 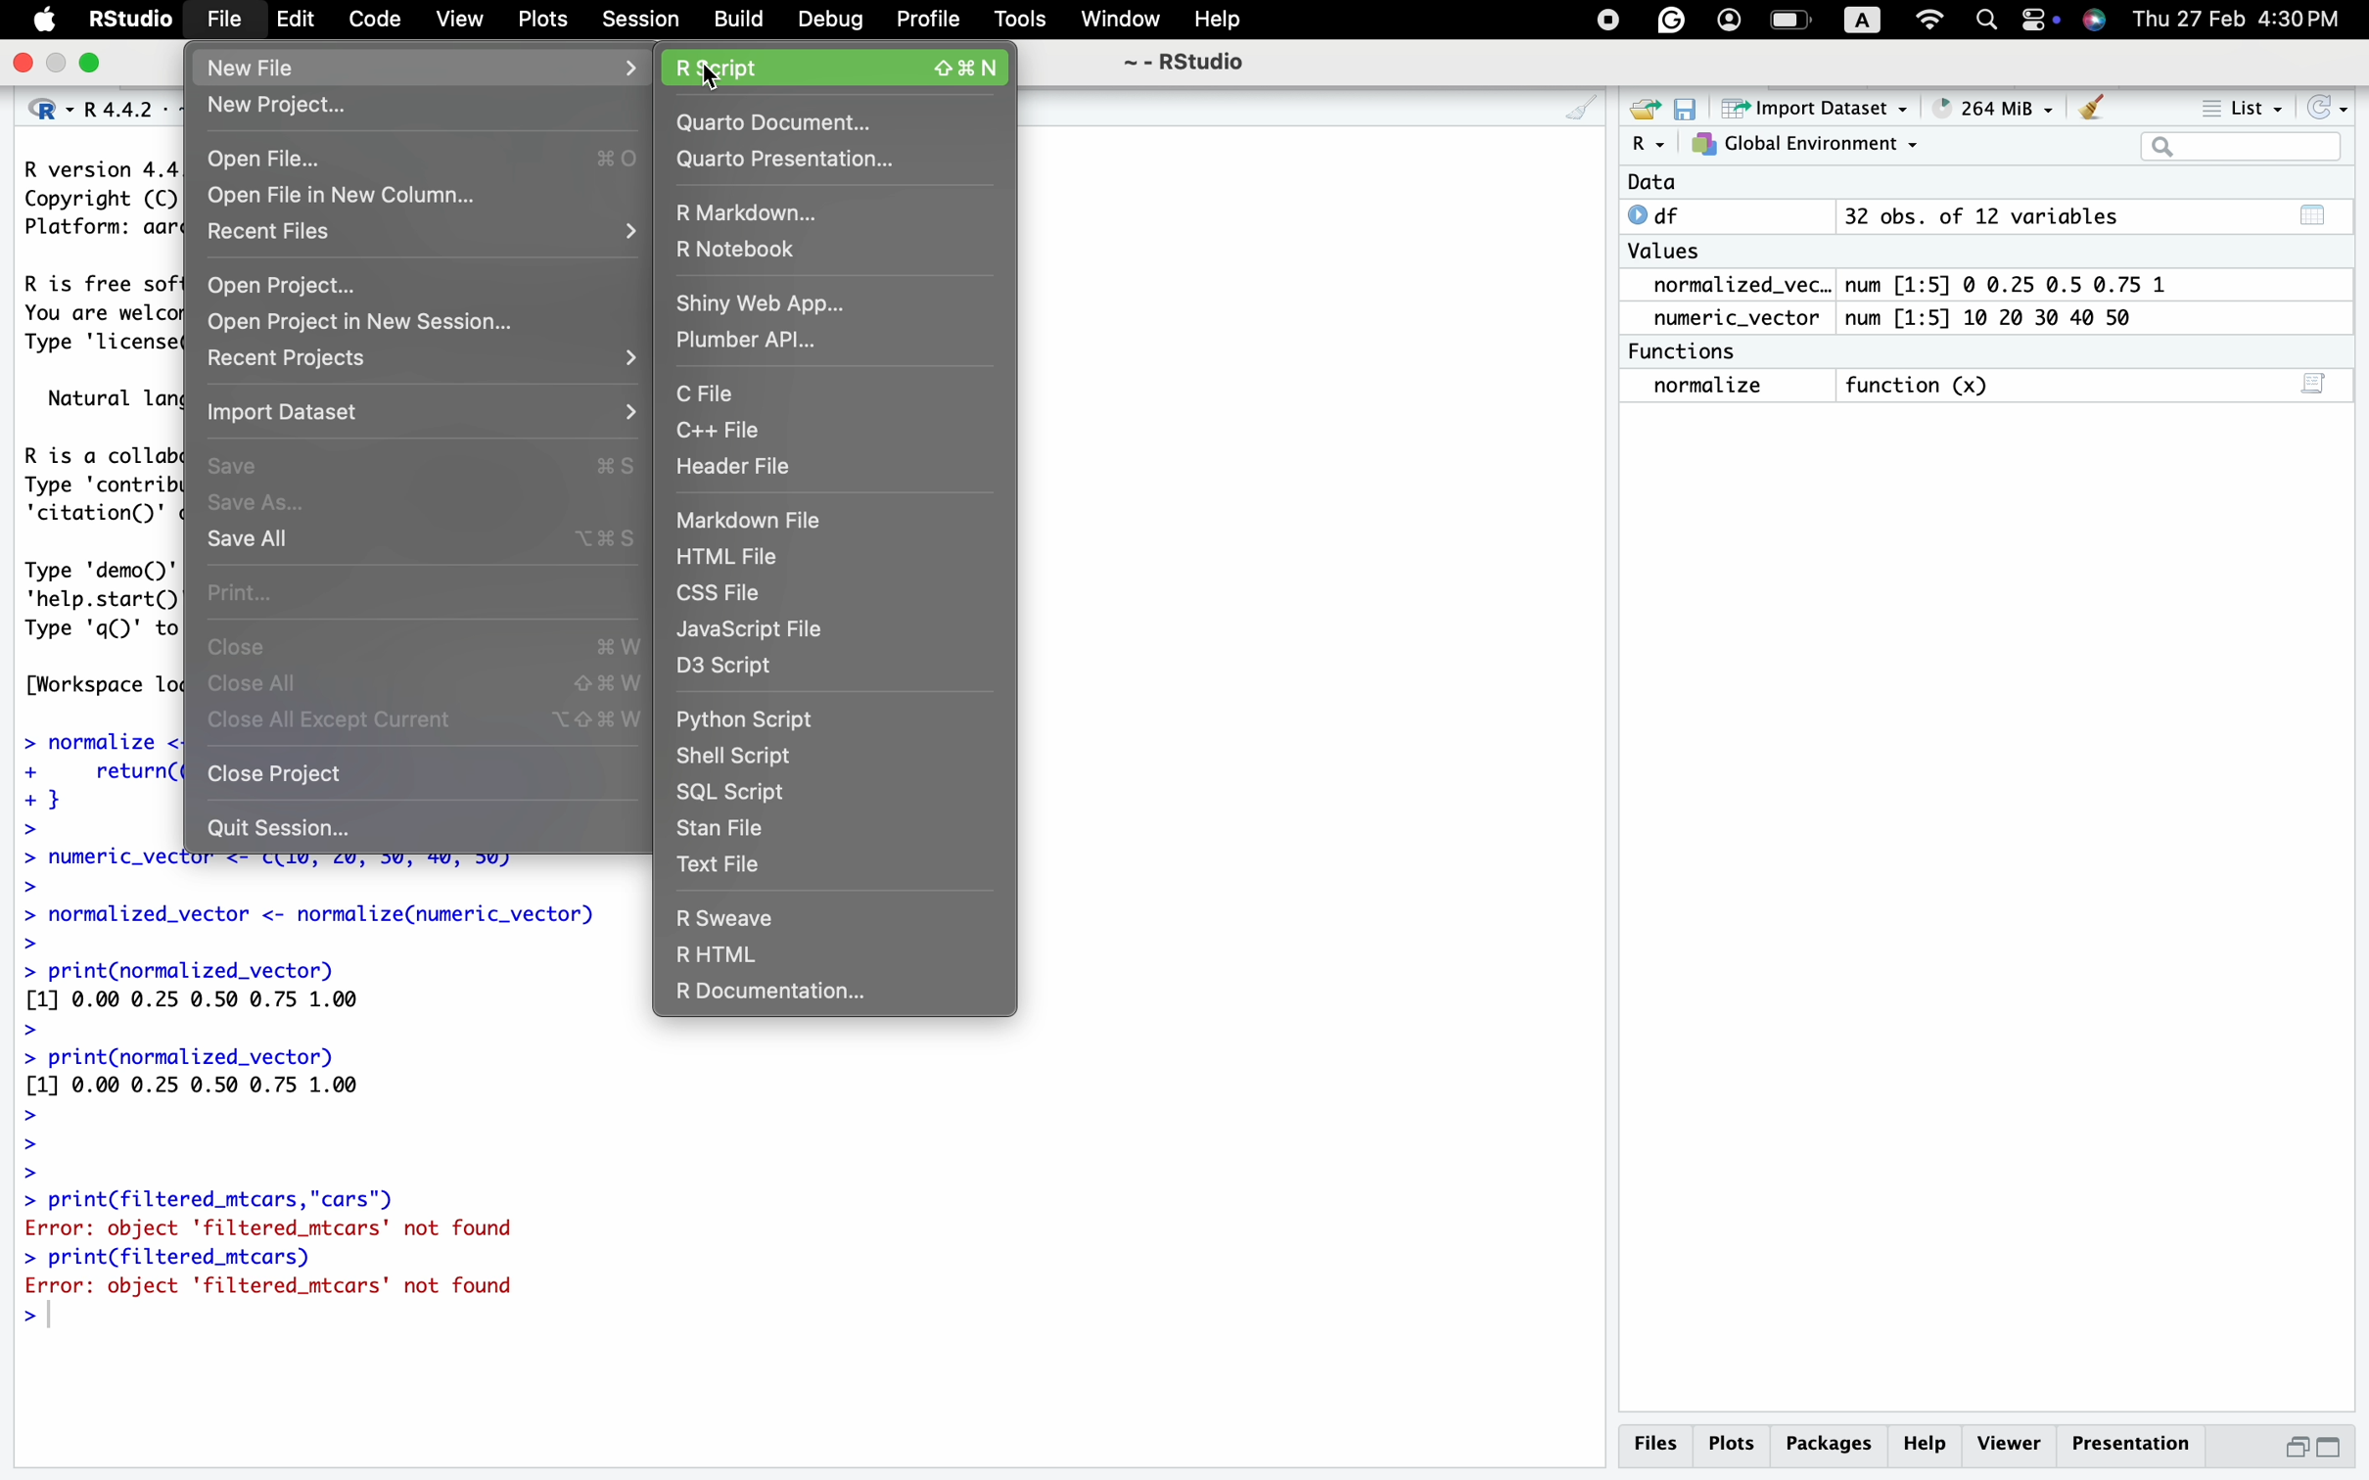 I want to click on clear console, so click(x=1574, y=107).